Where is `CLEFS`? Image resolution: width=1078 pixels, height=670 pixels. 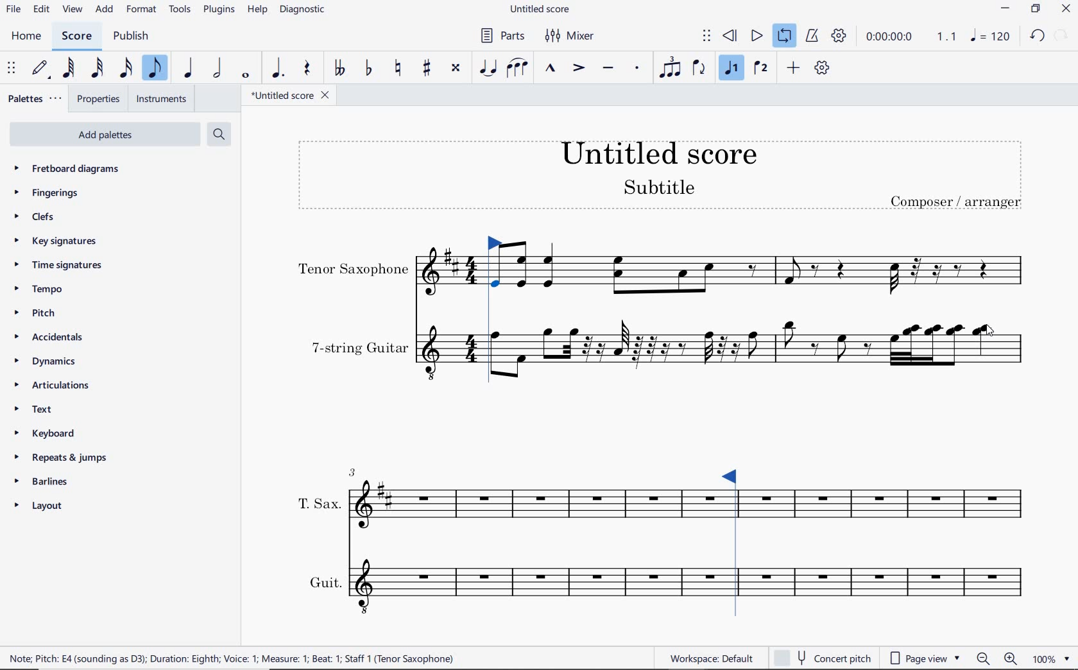 CLEFS is located at coordinates (40, 218).